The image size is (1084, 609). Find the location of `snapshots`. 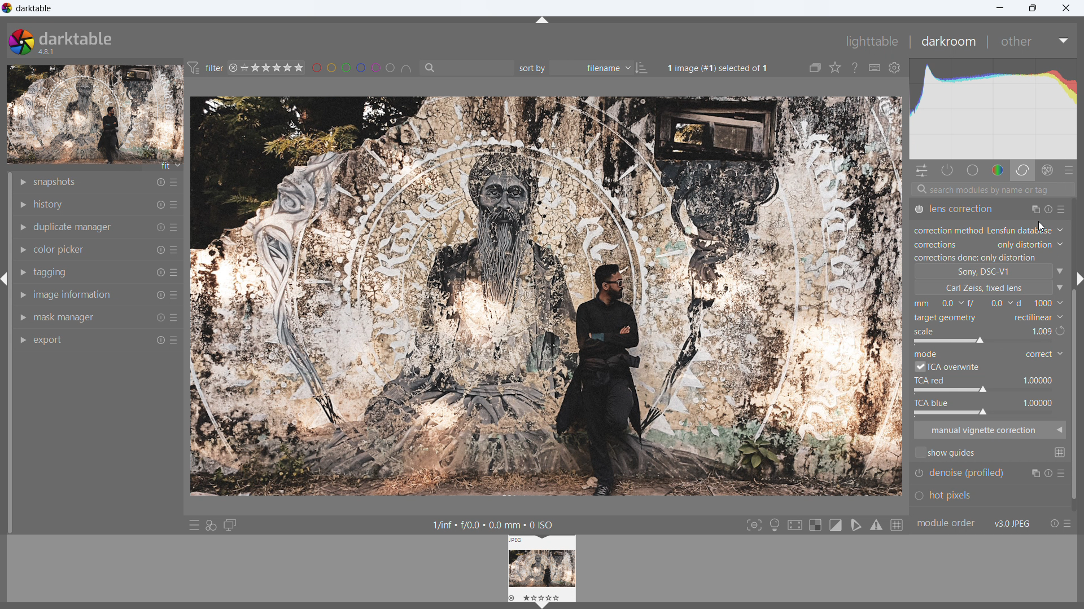

snapshots is located at coordinates (55, 182).